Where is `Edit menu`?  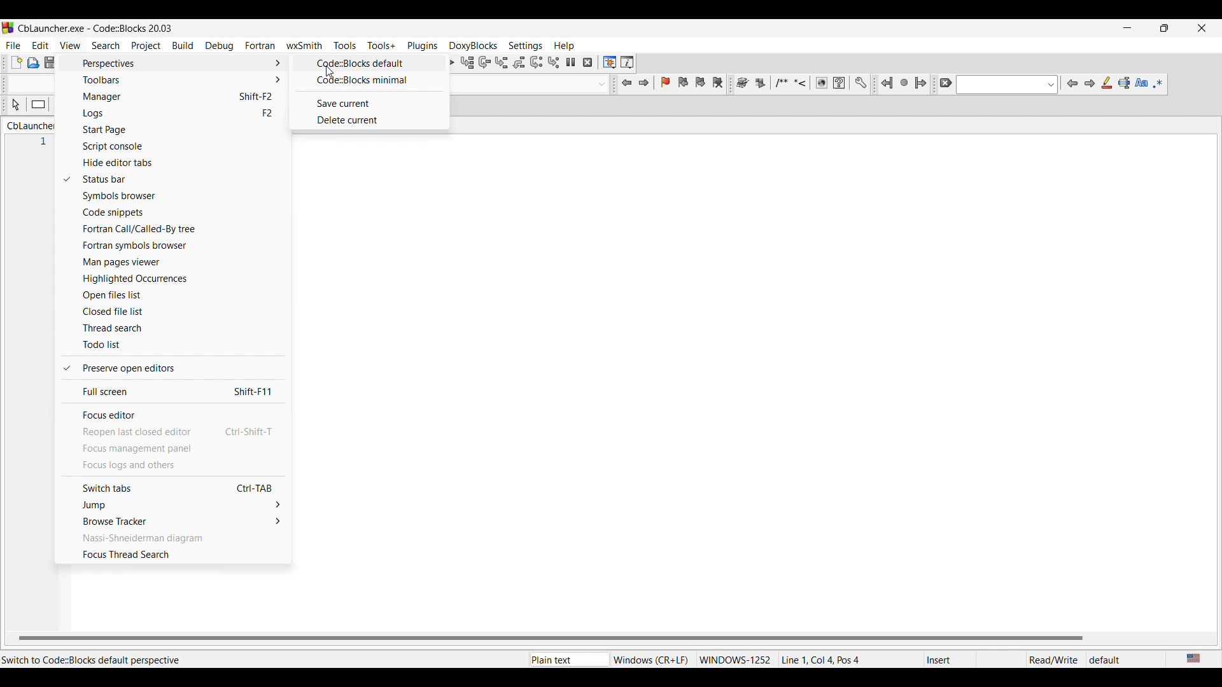
Edit menu is located at coordinates (40, 45).